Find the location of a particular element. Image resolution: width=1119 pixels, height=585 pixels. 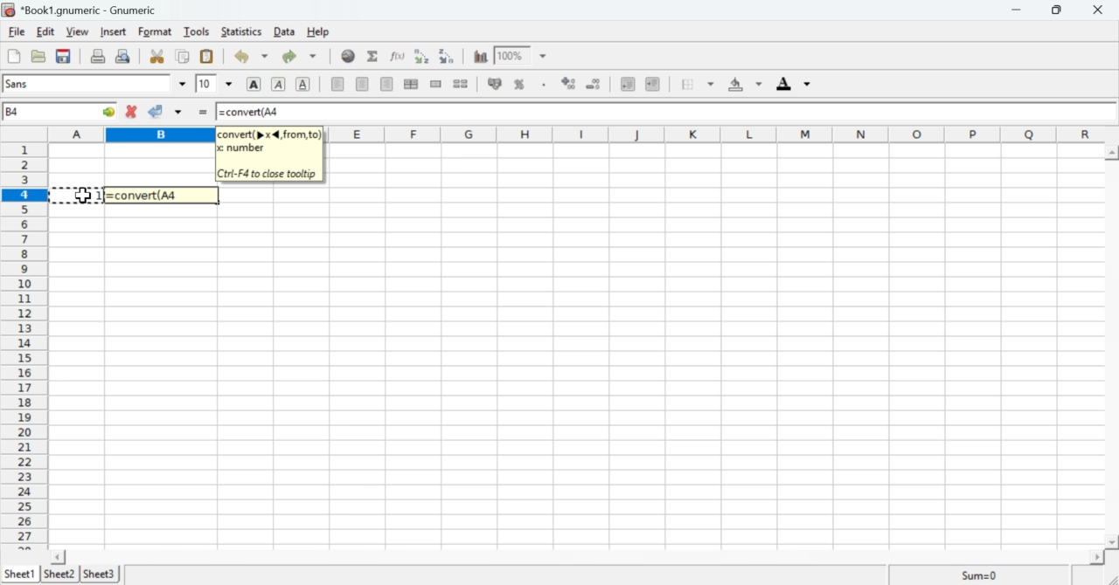

Sort by ascending is located at coordinates (566, 85).